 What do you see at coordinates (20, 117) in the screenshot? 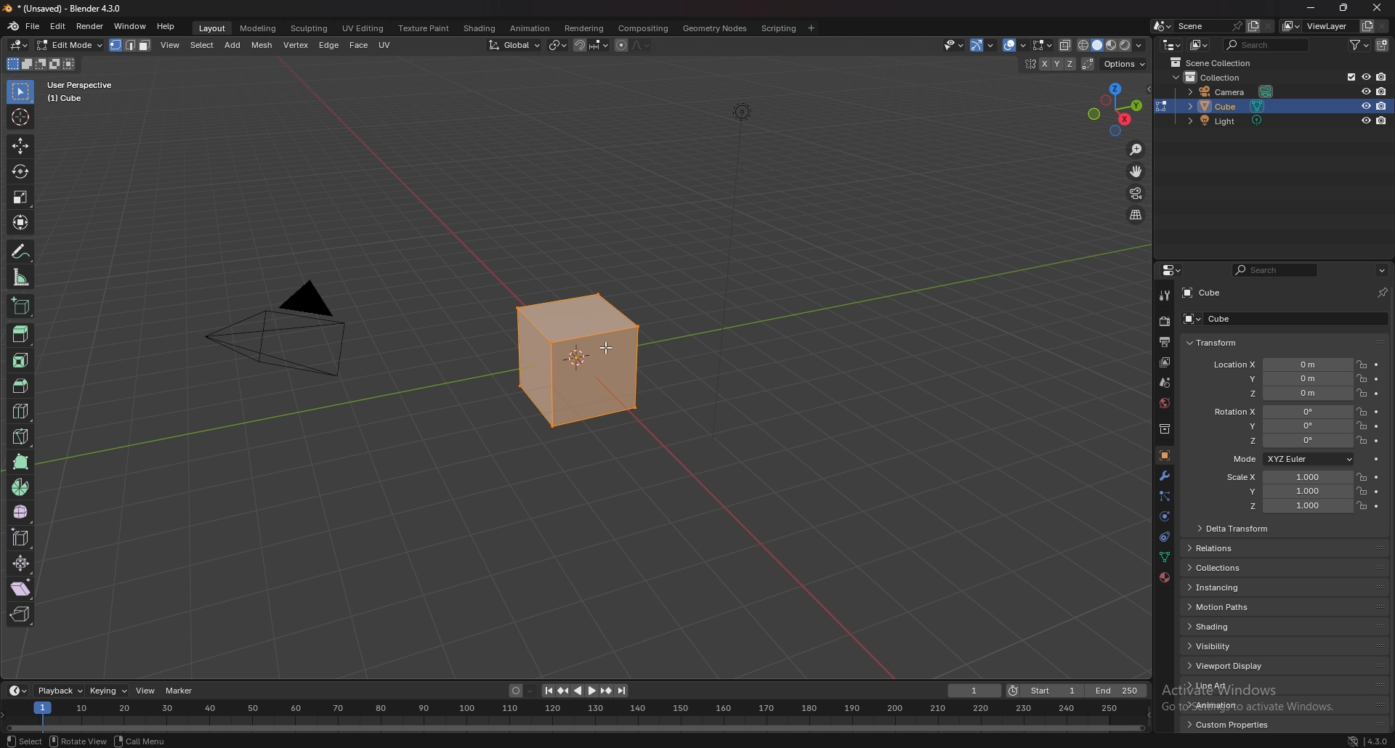
I see `cursor` at bounding box center [20, 117].